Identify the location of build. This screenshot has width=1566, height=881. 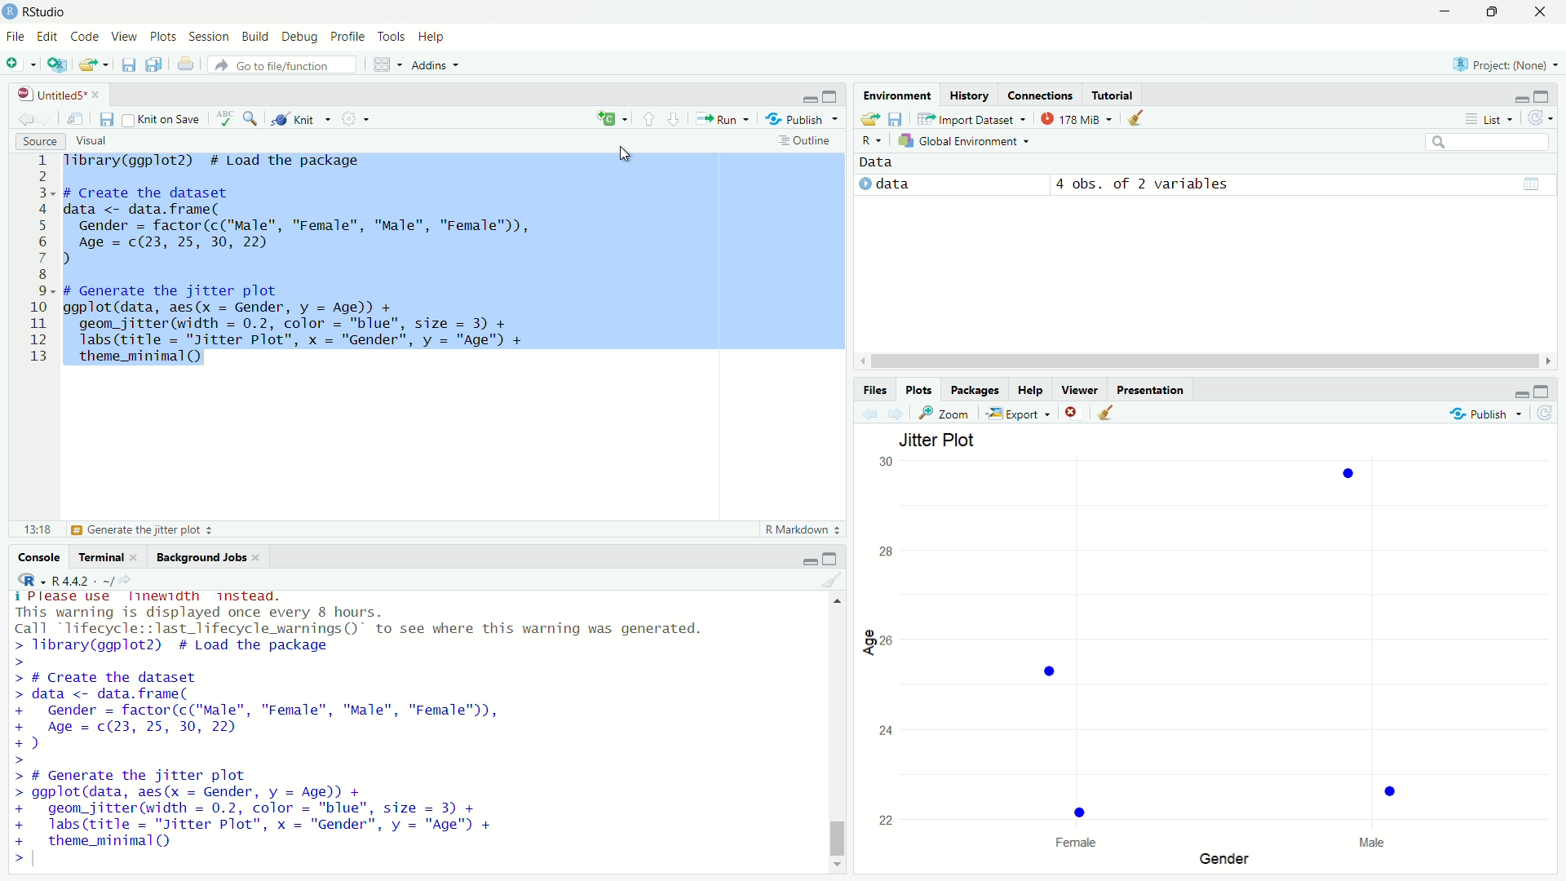
(254, 34).